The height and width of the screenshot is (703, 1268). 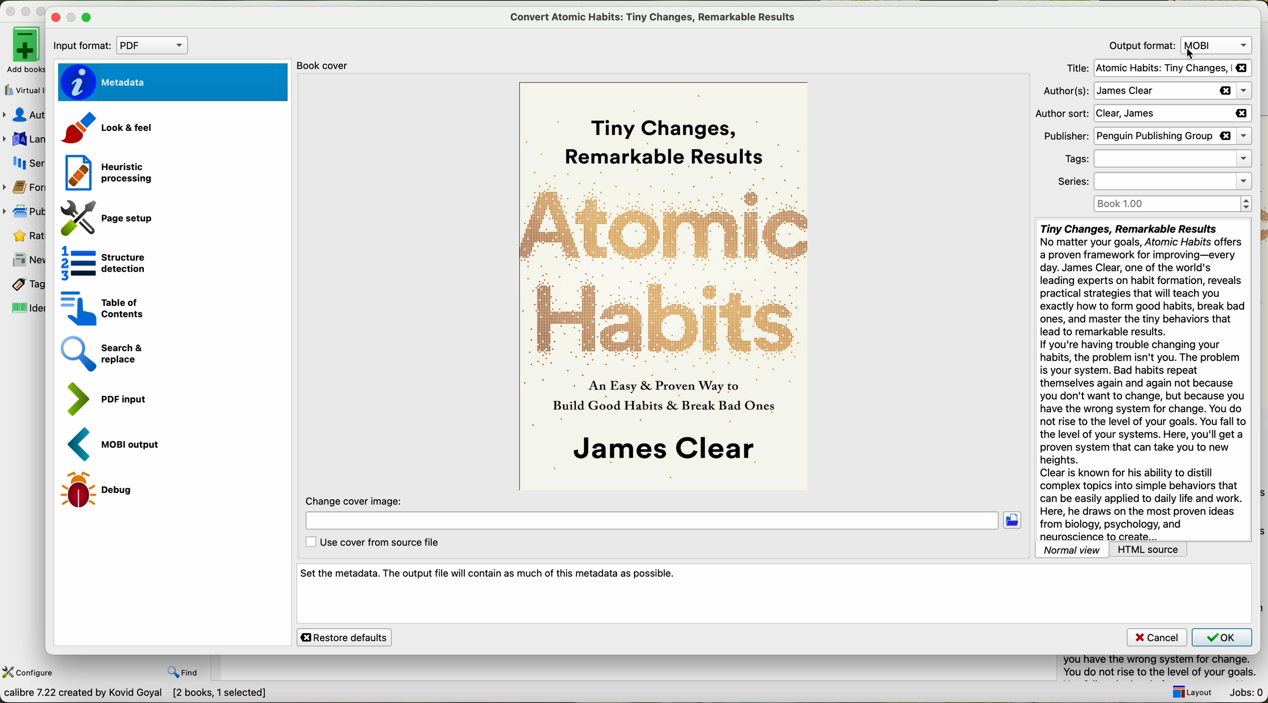 I want to click on cursor, so click(x=1192, y=56).